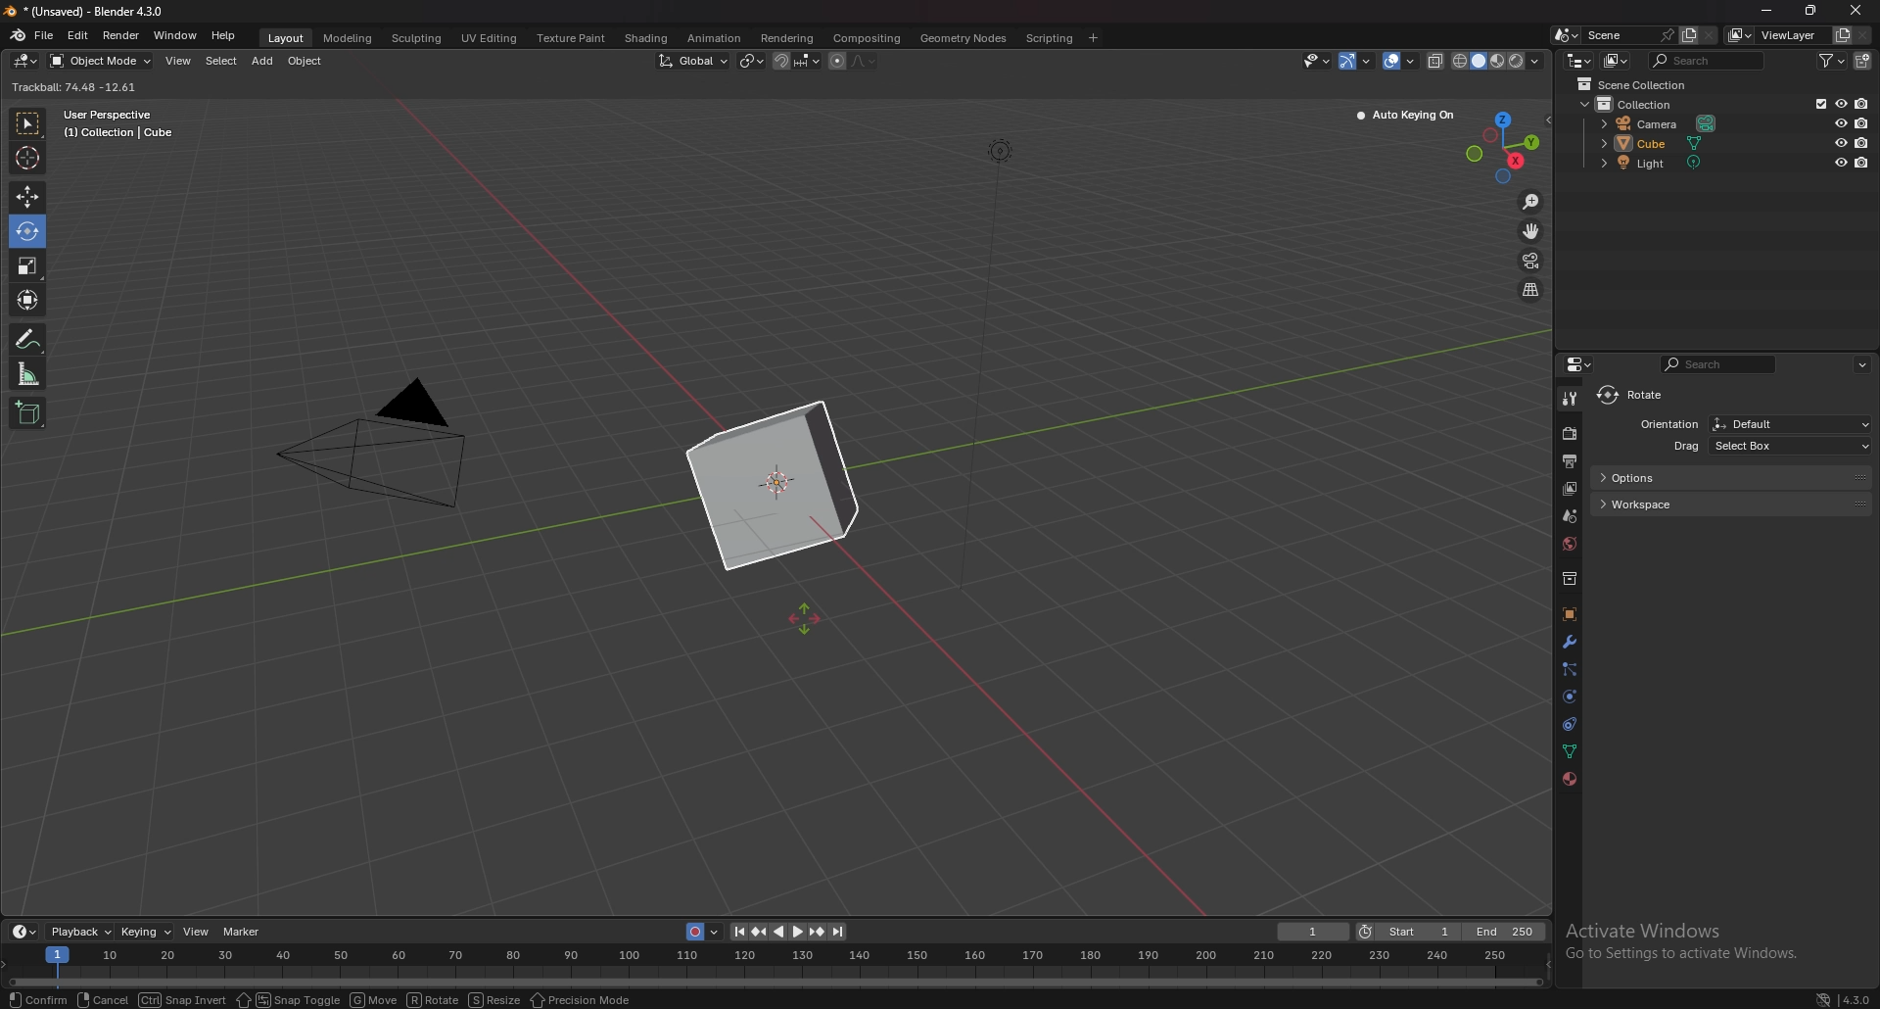 The image size is (1880, 1009). I want to click on disable in render, so click(1863, 162).